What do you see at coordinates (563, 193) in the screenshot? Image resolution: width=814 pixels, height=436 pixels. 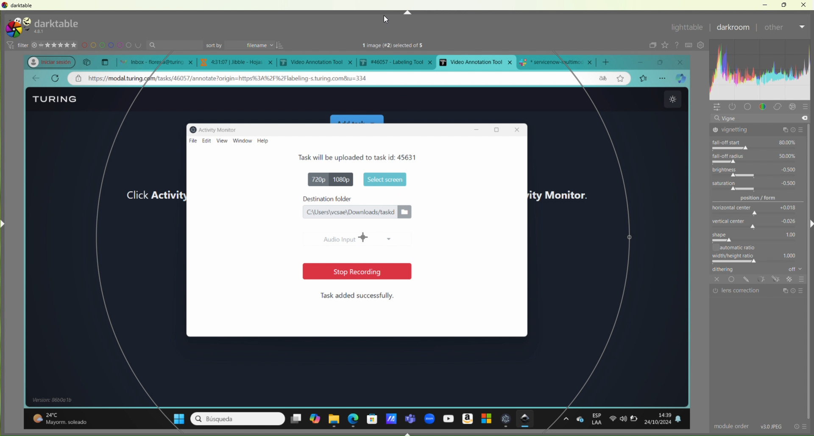 I see `activity monitor` at bounding box center [563, 193].